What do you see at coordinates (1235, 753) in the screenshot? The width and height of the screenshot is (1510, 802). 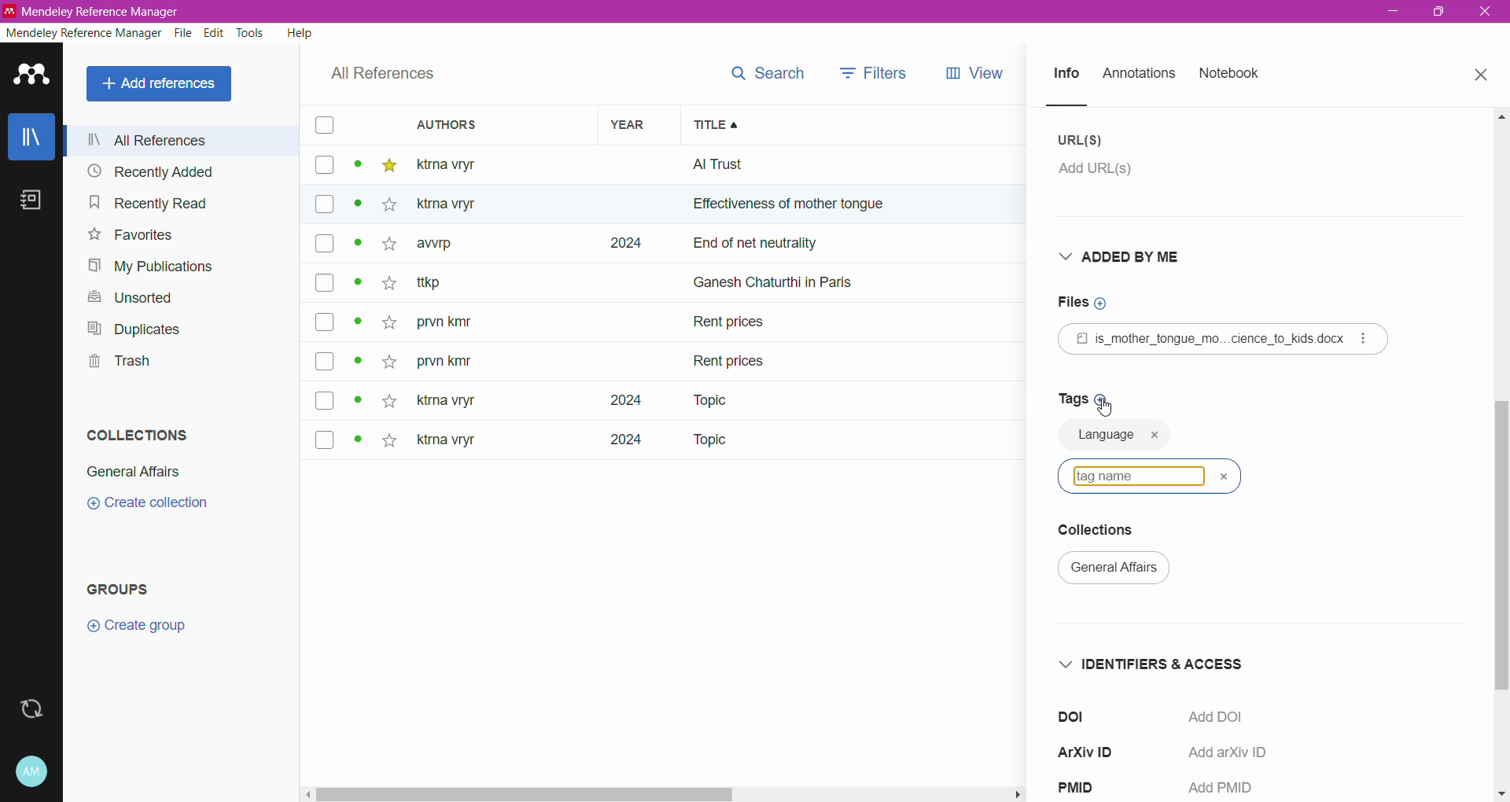 I see `Add arXiv ID` at bounding box center [1235, 753].